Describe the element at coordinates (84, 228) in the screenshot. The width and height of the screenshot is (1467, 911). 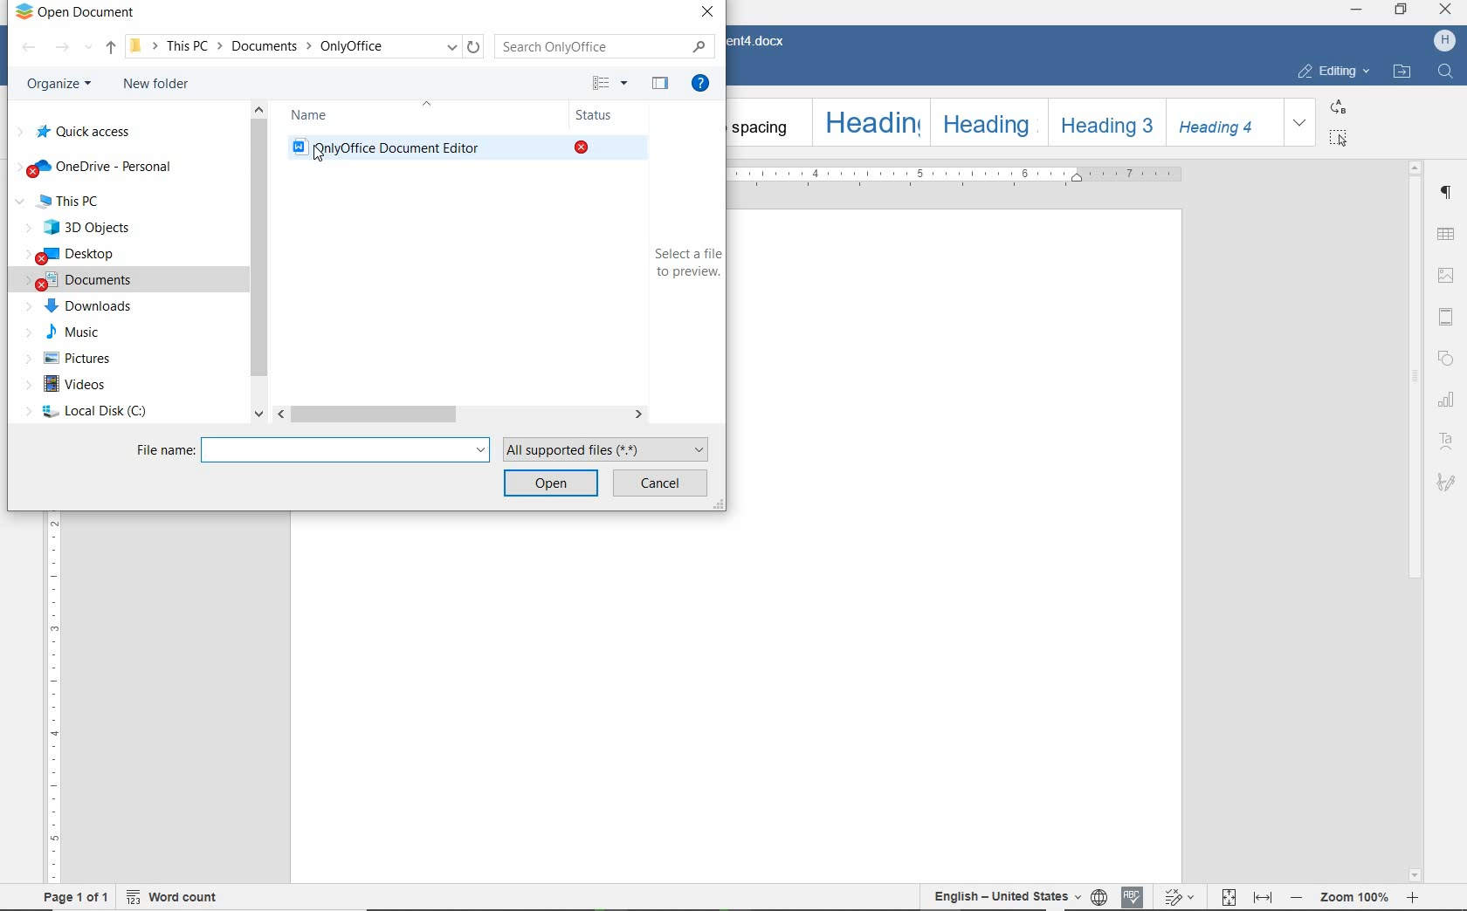
I see `3D Objects` at that location.